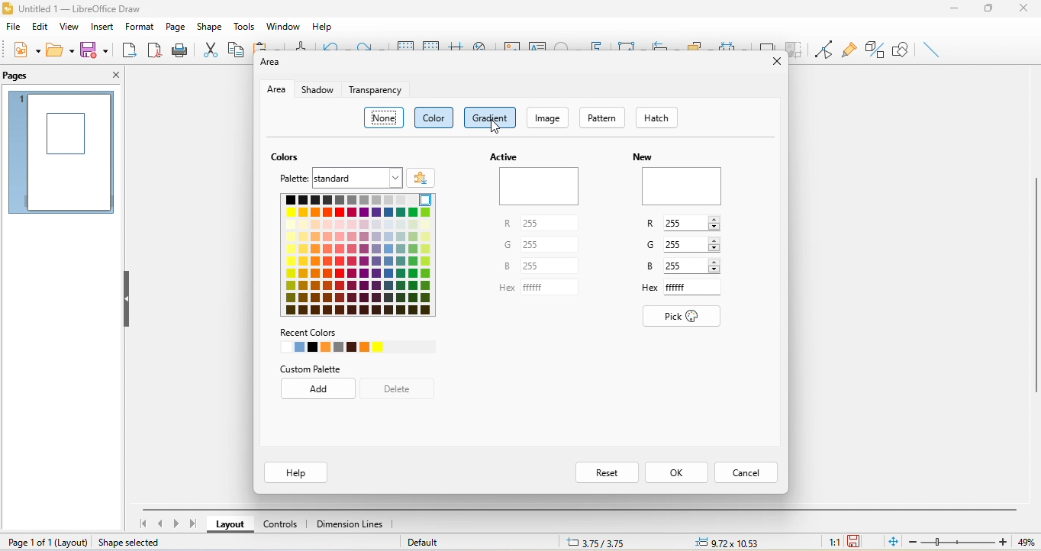  I want to click on 255, so click(551, 224).